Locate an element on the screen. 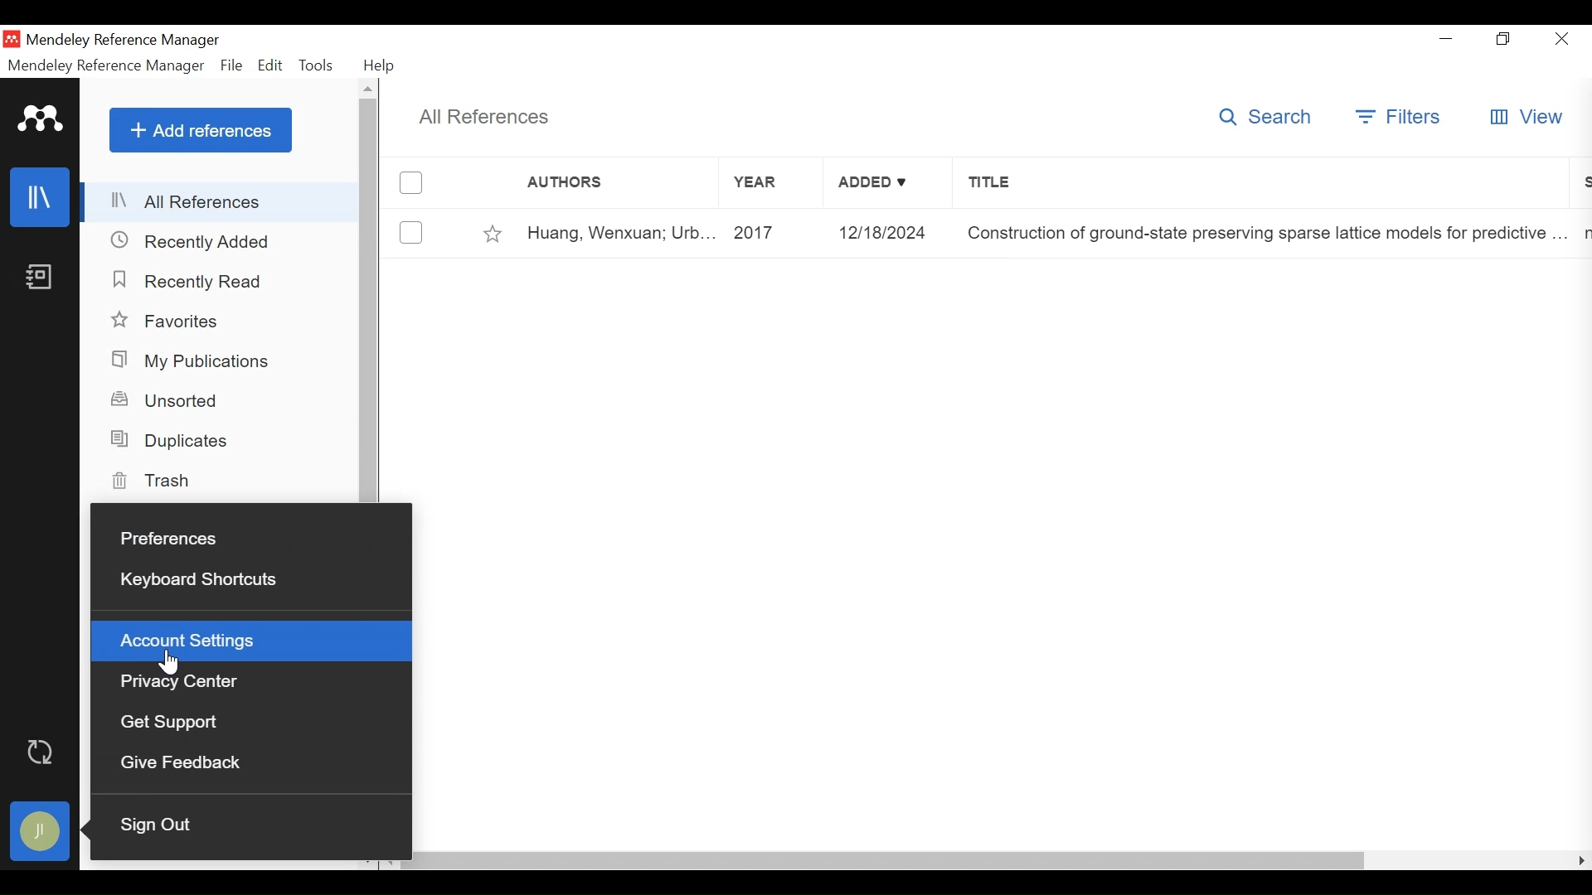 The image size is (1592, 895). Mendeley Reference Manager is located at coordinates (107, 66).